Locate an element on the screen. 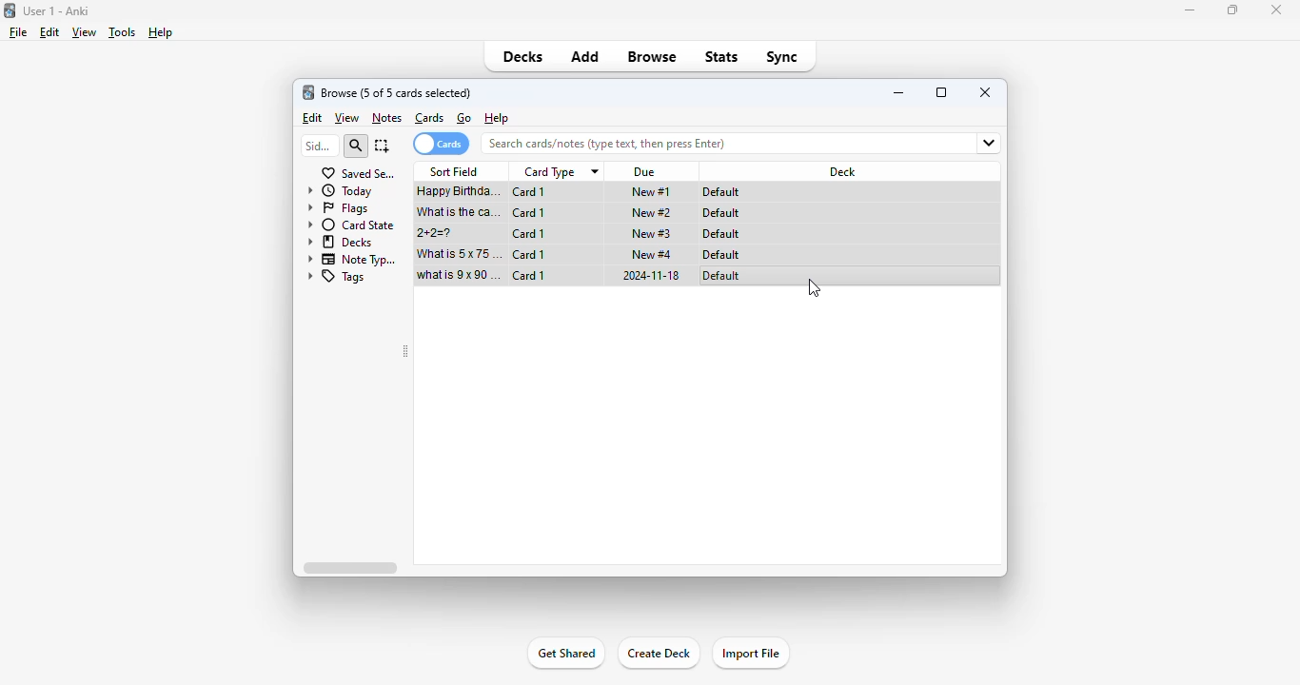 This screenshot has height=685, width=1300. logo is located at coordinates (9, 10).